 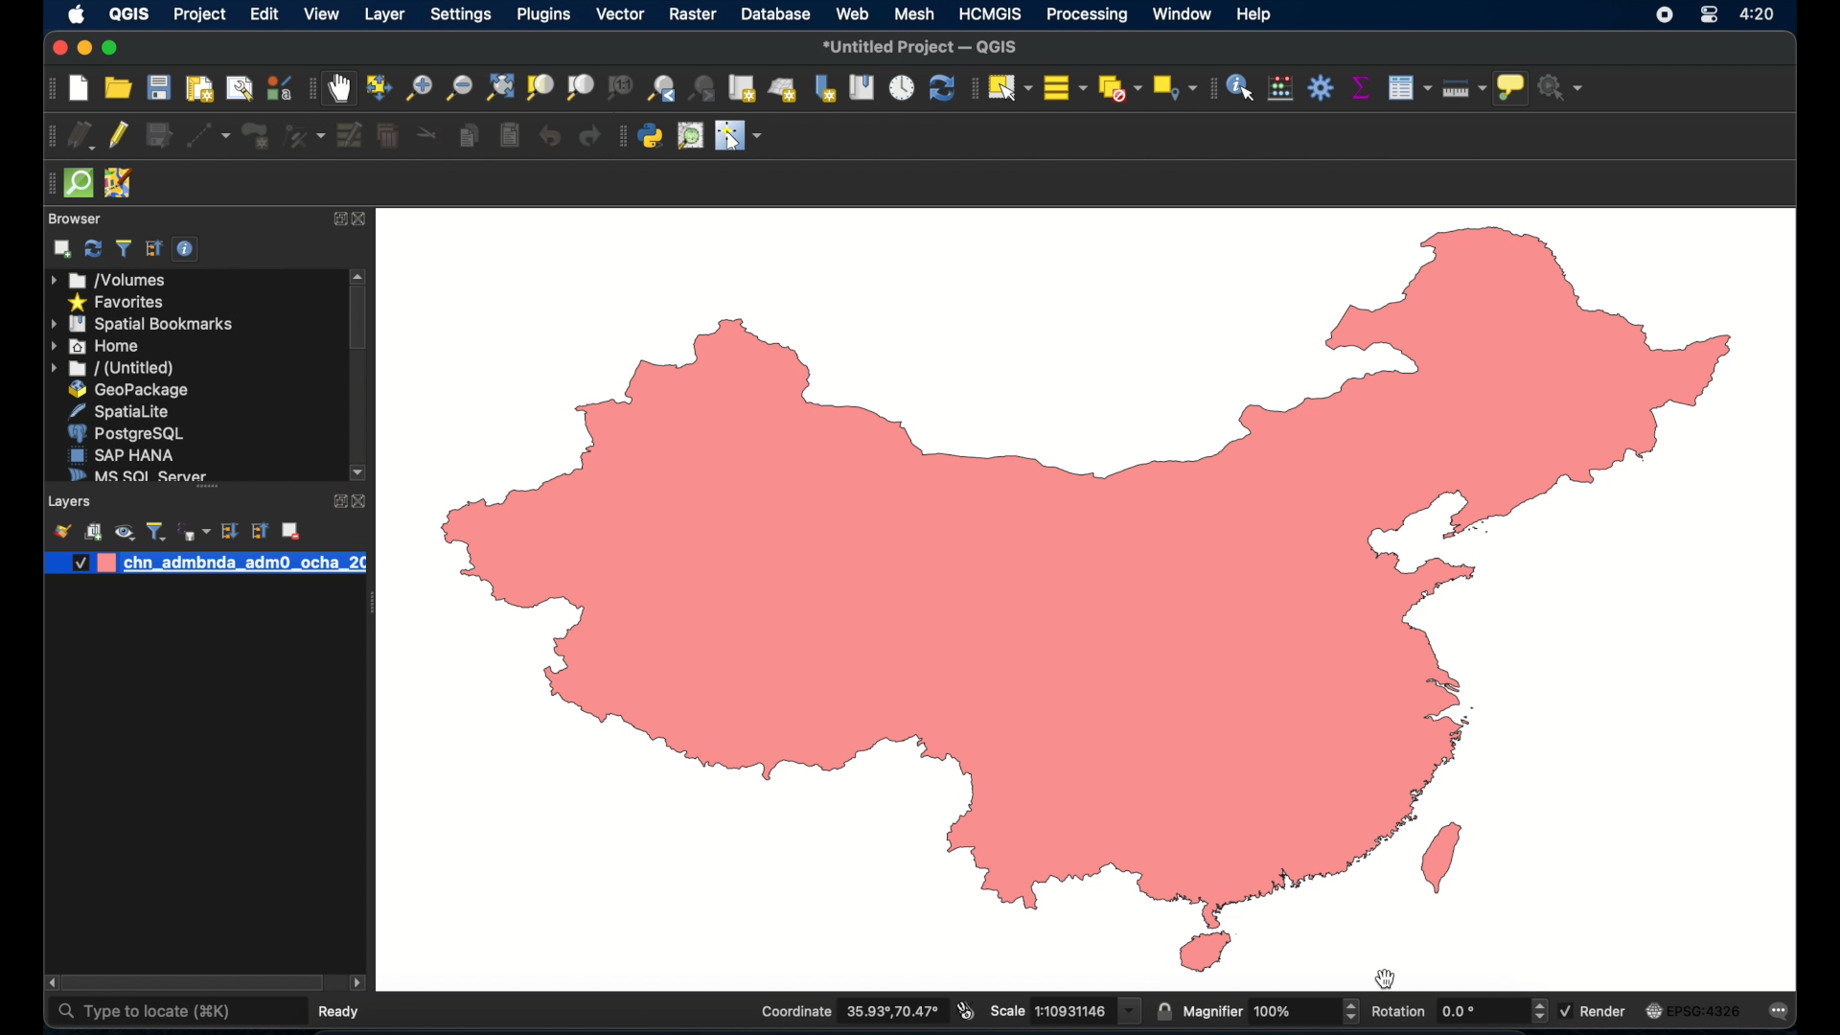 I want to click on favorites, so click(x=115, y=303).